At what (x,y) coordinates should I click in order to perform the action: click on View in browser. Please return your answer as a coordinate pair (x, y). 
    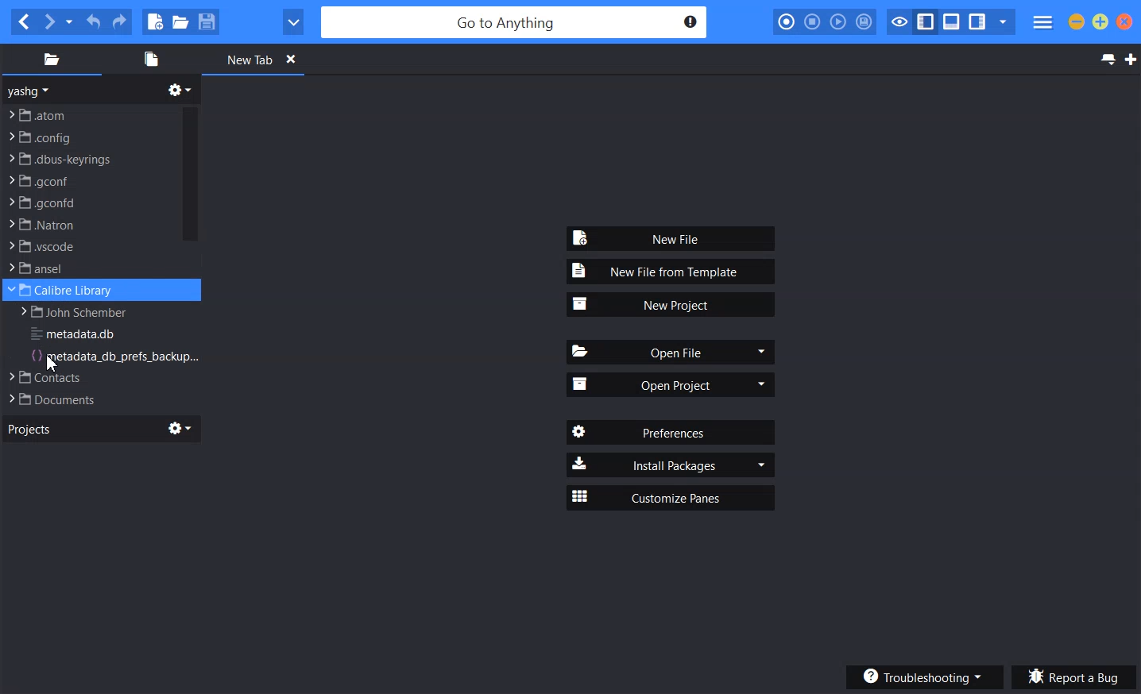
    Looking at the image, I should click on (293, 22).